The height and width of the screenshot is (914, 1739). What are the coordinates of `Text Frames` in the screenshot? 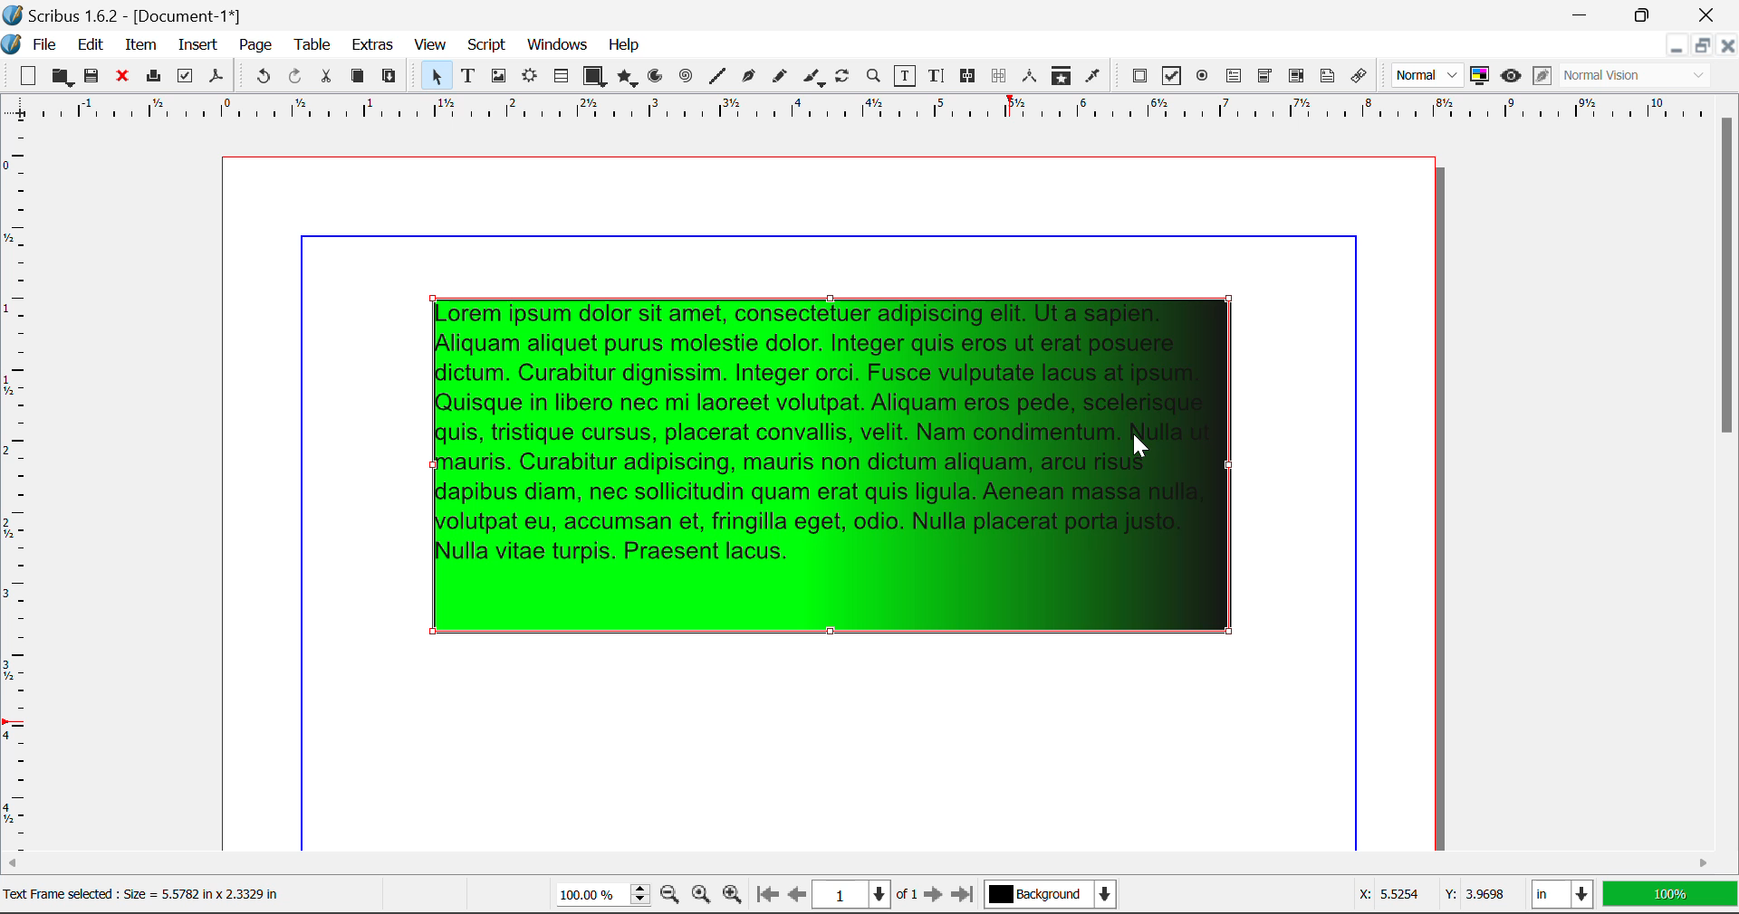 It's located at (468, 78).